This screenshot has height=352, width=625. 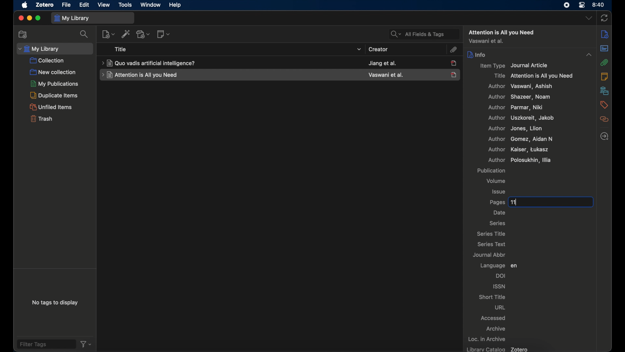 I want to click on my library dropdown menu, so click(x=55, y=48).